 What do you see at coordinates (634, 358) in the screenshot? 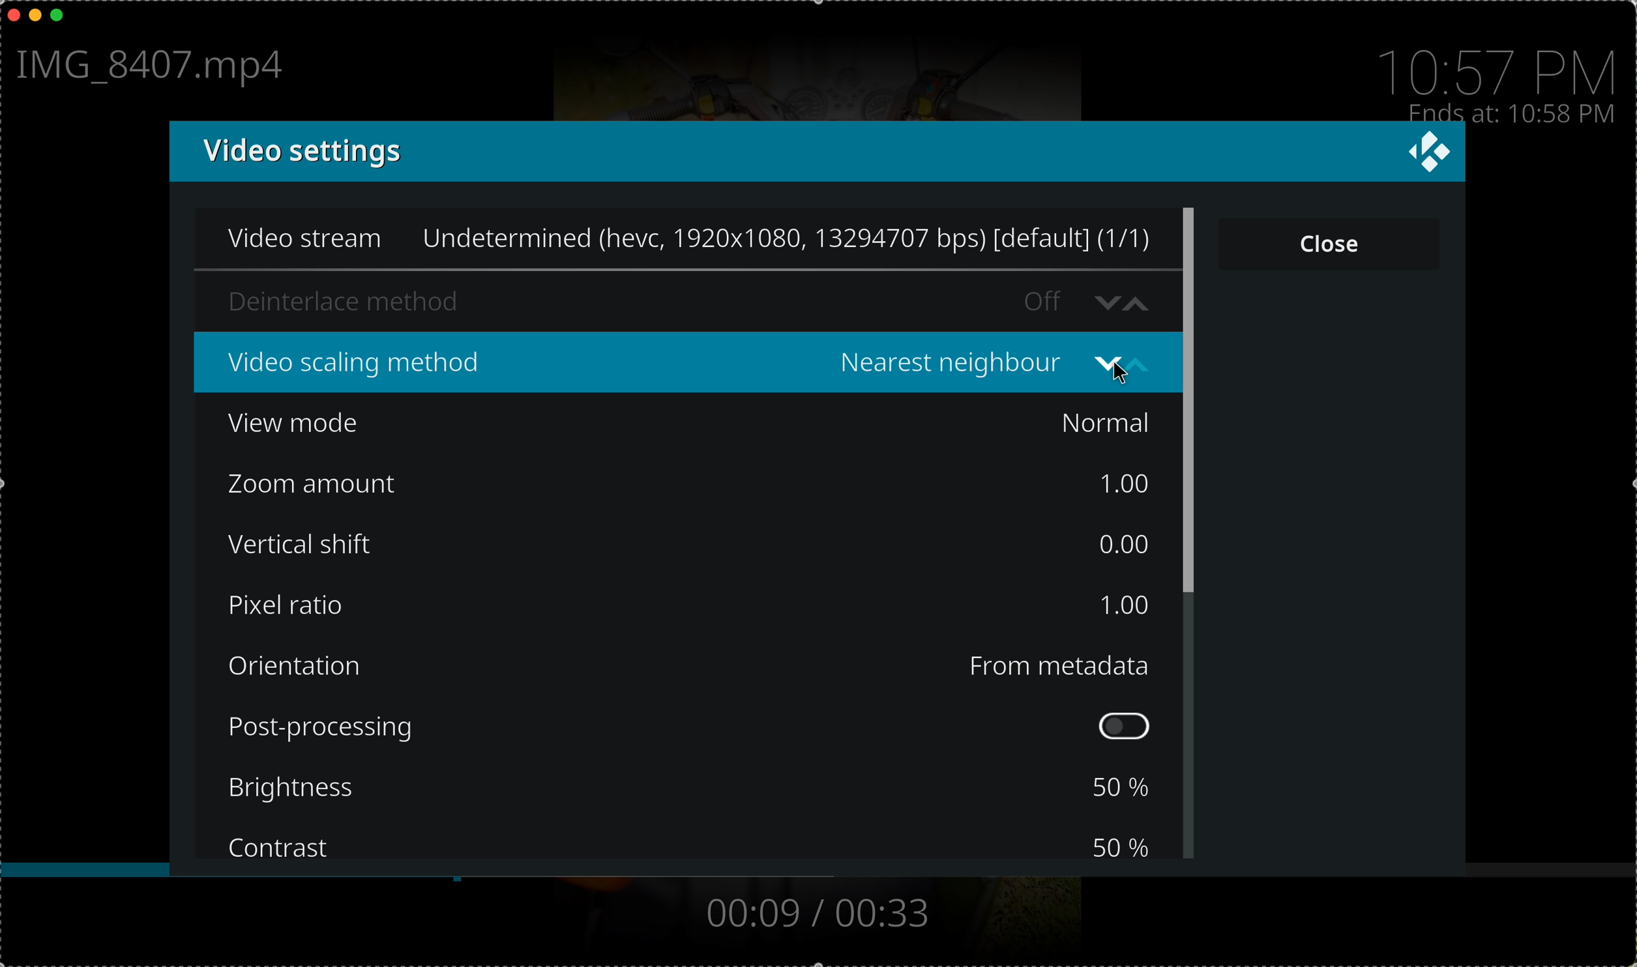
I see `video scaling method  Bilinear` at bounding box center [634, 358].